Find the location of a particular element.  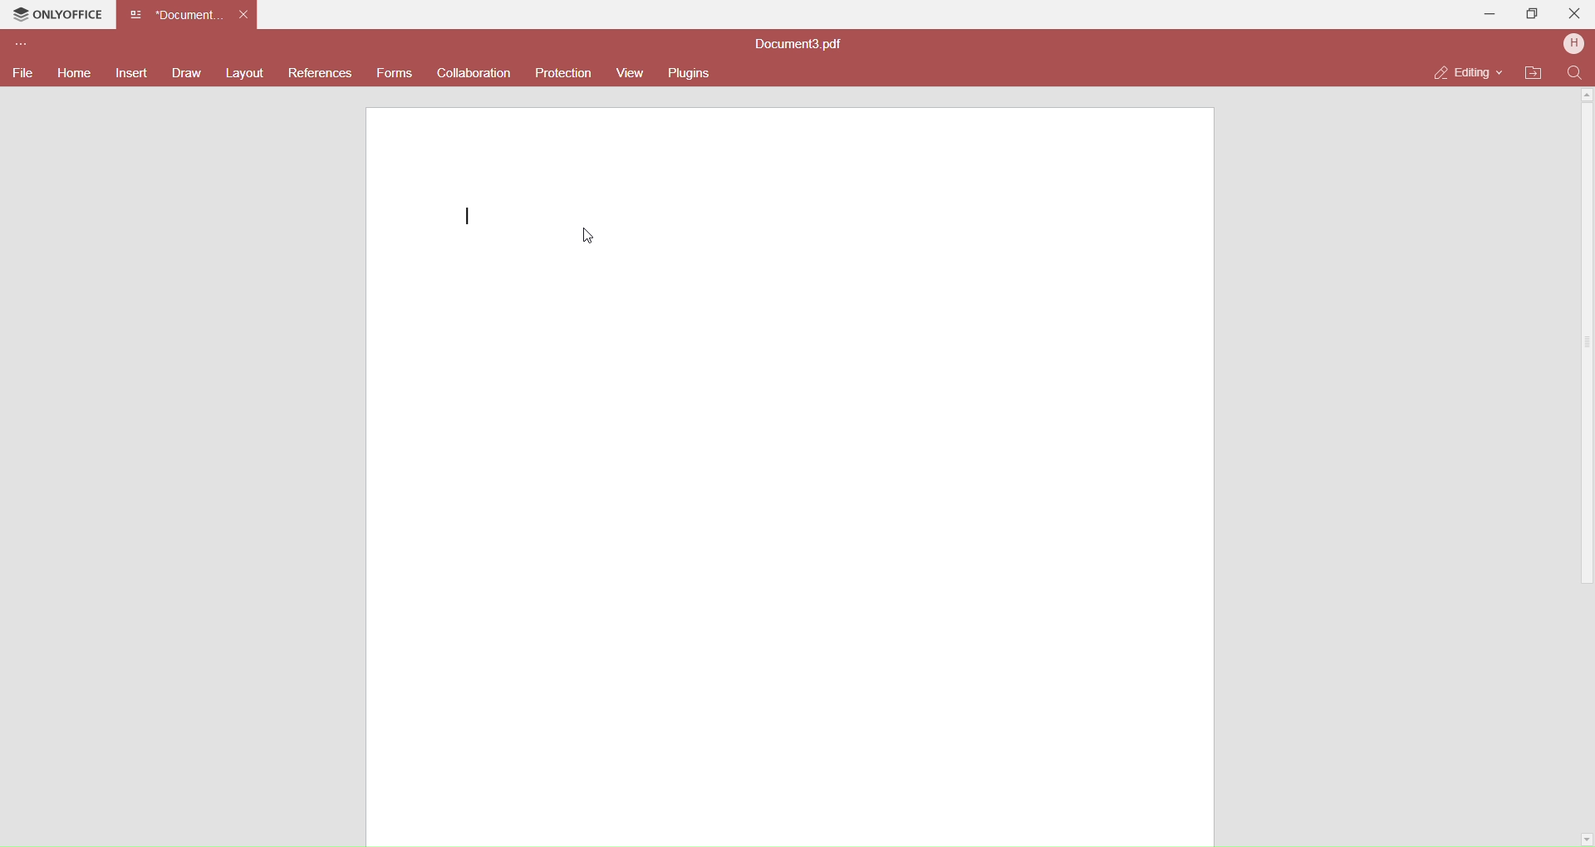

Collaboration is located at coordinates (476, 73).